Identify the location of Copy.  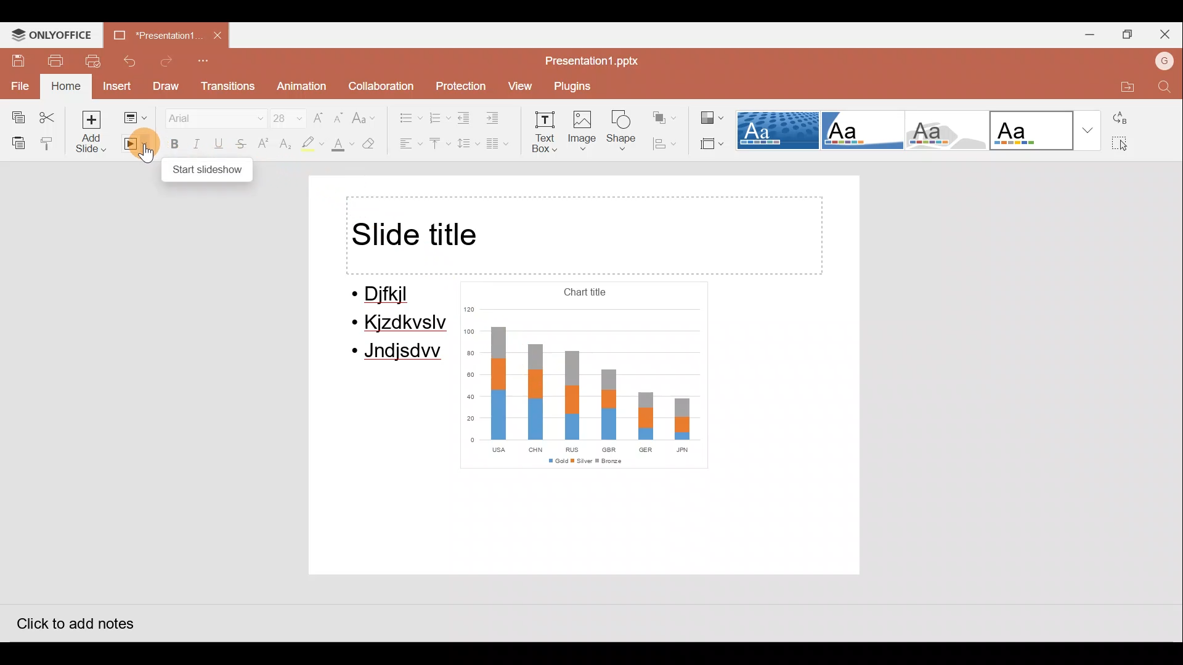
(17, 118).